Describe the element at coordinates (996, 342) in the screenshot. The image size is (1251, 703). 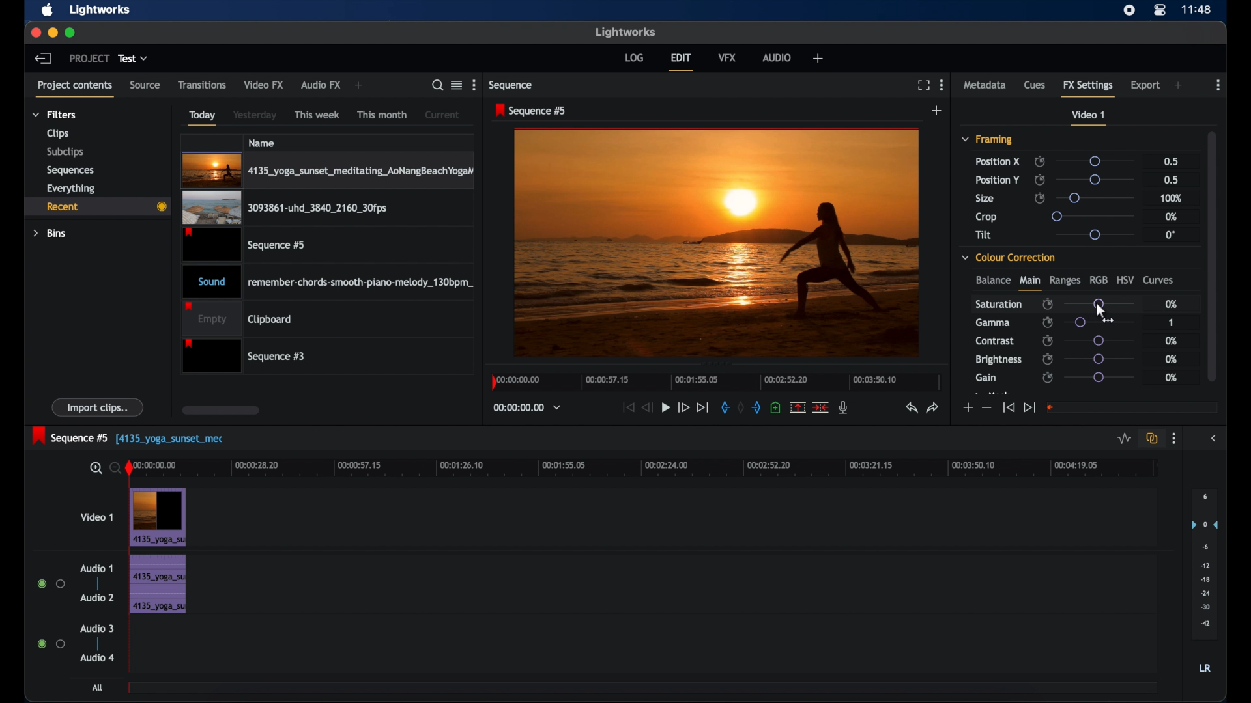
I see `contrast` at that location.